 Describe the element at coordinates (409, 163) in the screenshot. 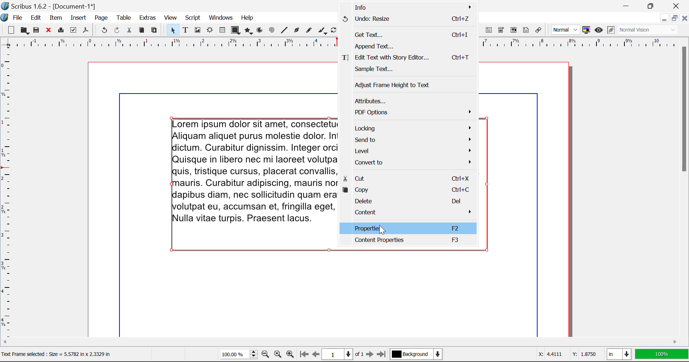

I see `Convert to` at that location.